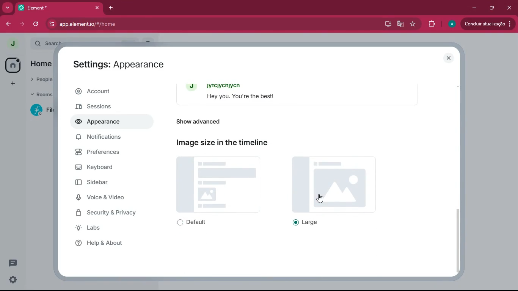 Image resolution: width=518 pixels, height=291 pixels. Describe the element at coordinates (196, 223) in the screenshot. I see `default` at that location.